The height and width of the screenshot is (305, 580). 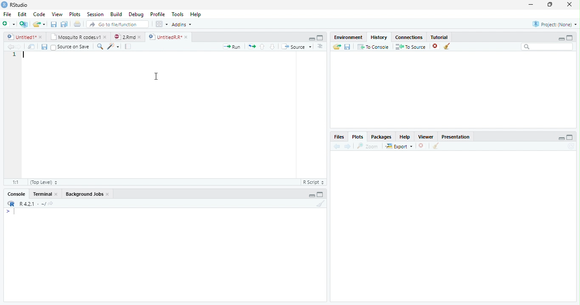 I want to click on Session, so click(x=96, y=14).